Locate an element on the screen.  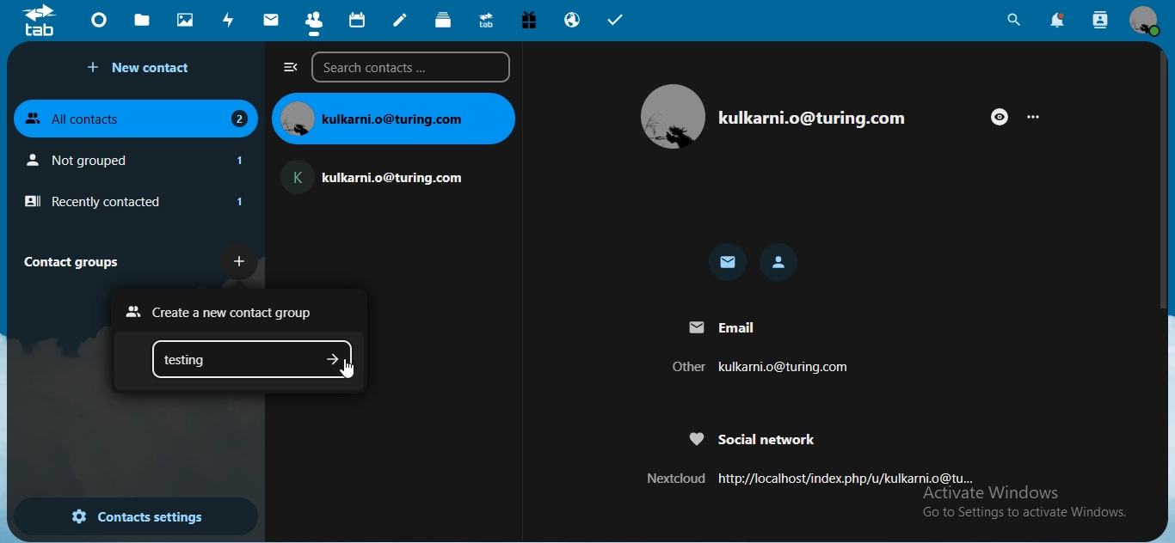
calendar is located at coordinates (359, 21).